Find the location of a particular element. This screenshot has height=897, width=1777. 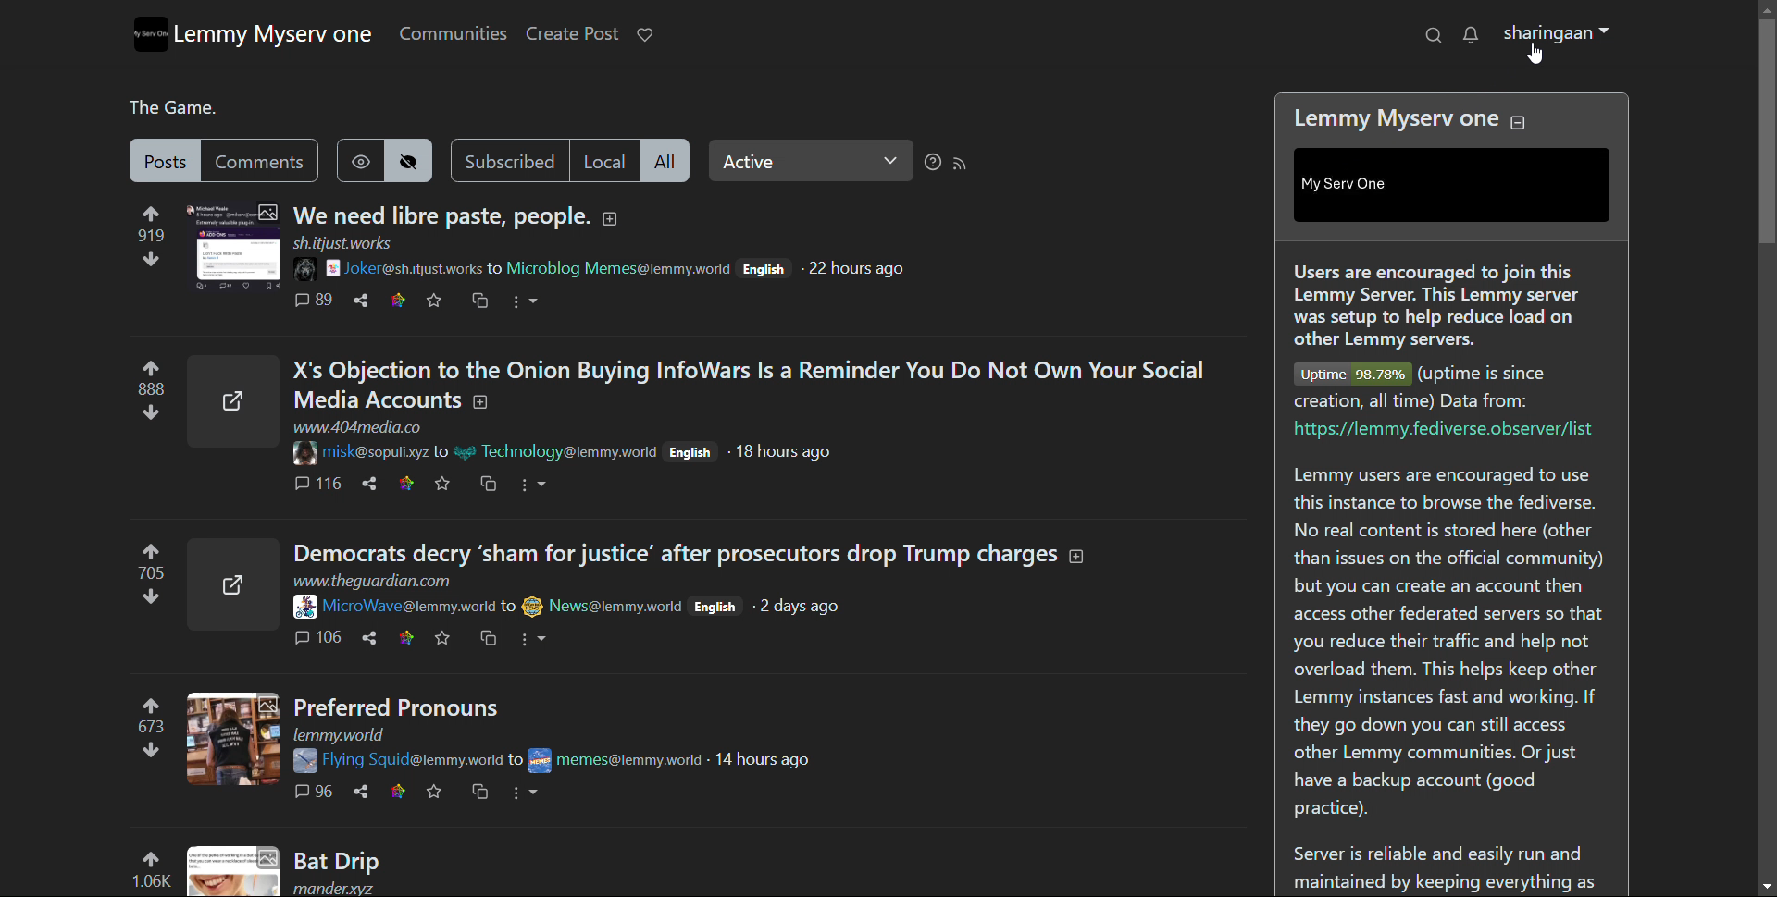

English is located at coordinates (764, 269).